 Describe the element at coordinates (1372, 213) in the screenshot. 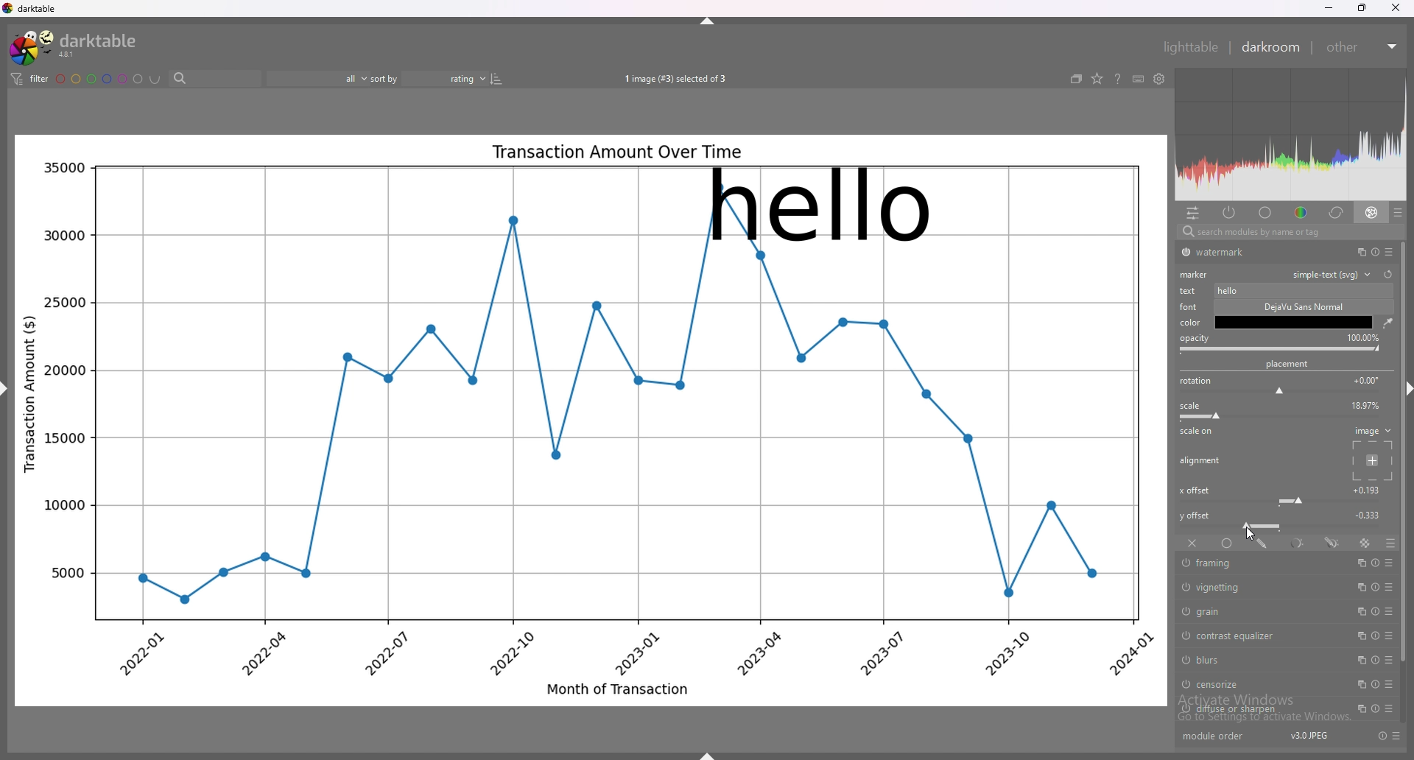

I see `effect` at that location.